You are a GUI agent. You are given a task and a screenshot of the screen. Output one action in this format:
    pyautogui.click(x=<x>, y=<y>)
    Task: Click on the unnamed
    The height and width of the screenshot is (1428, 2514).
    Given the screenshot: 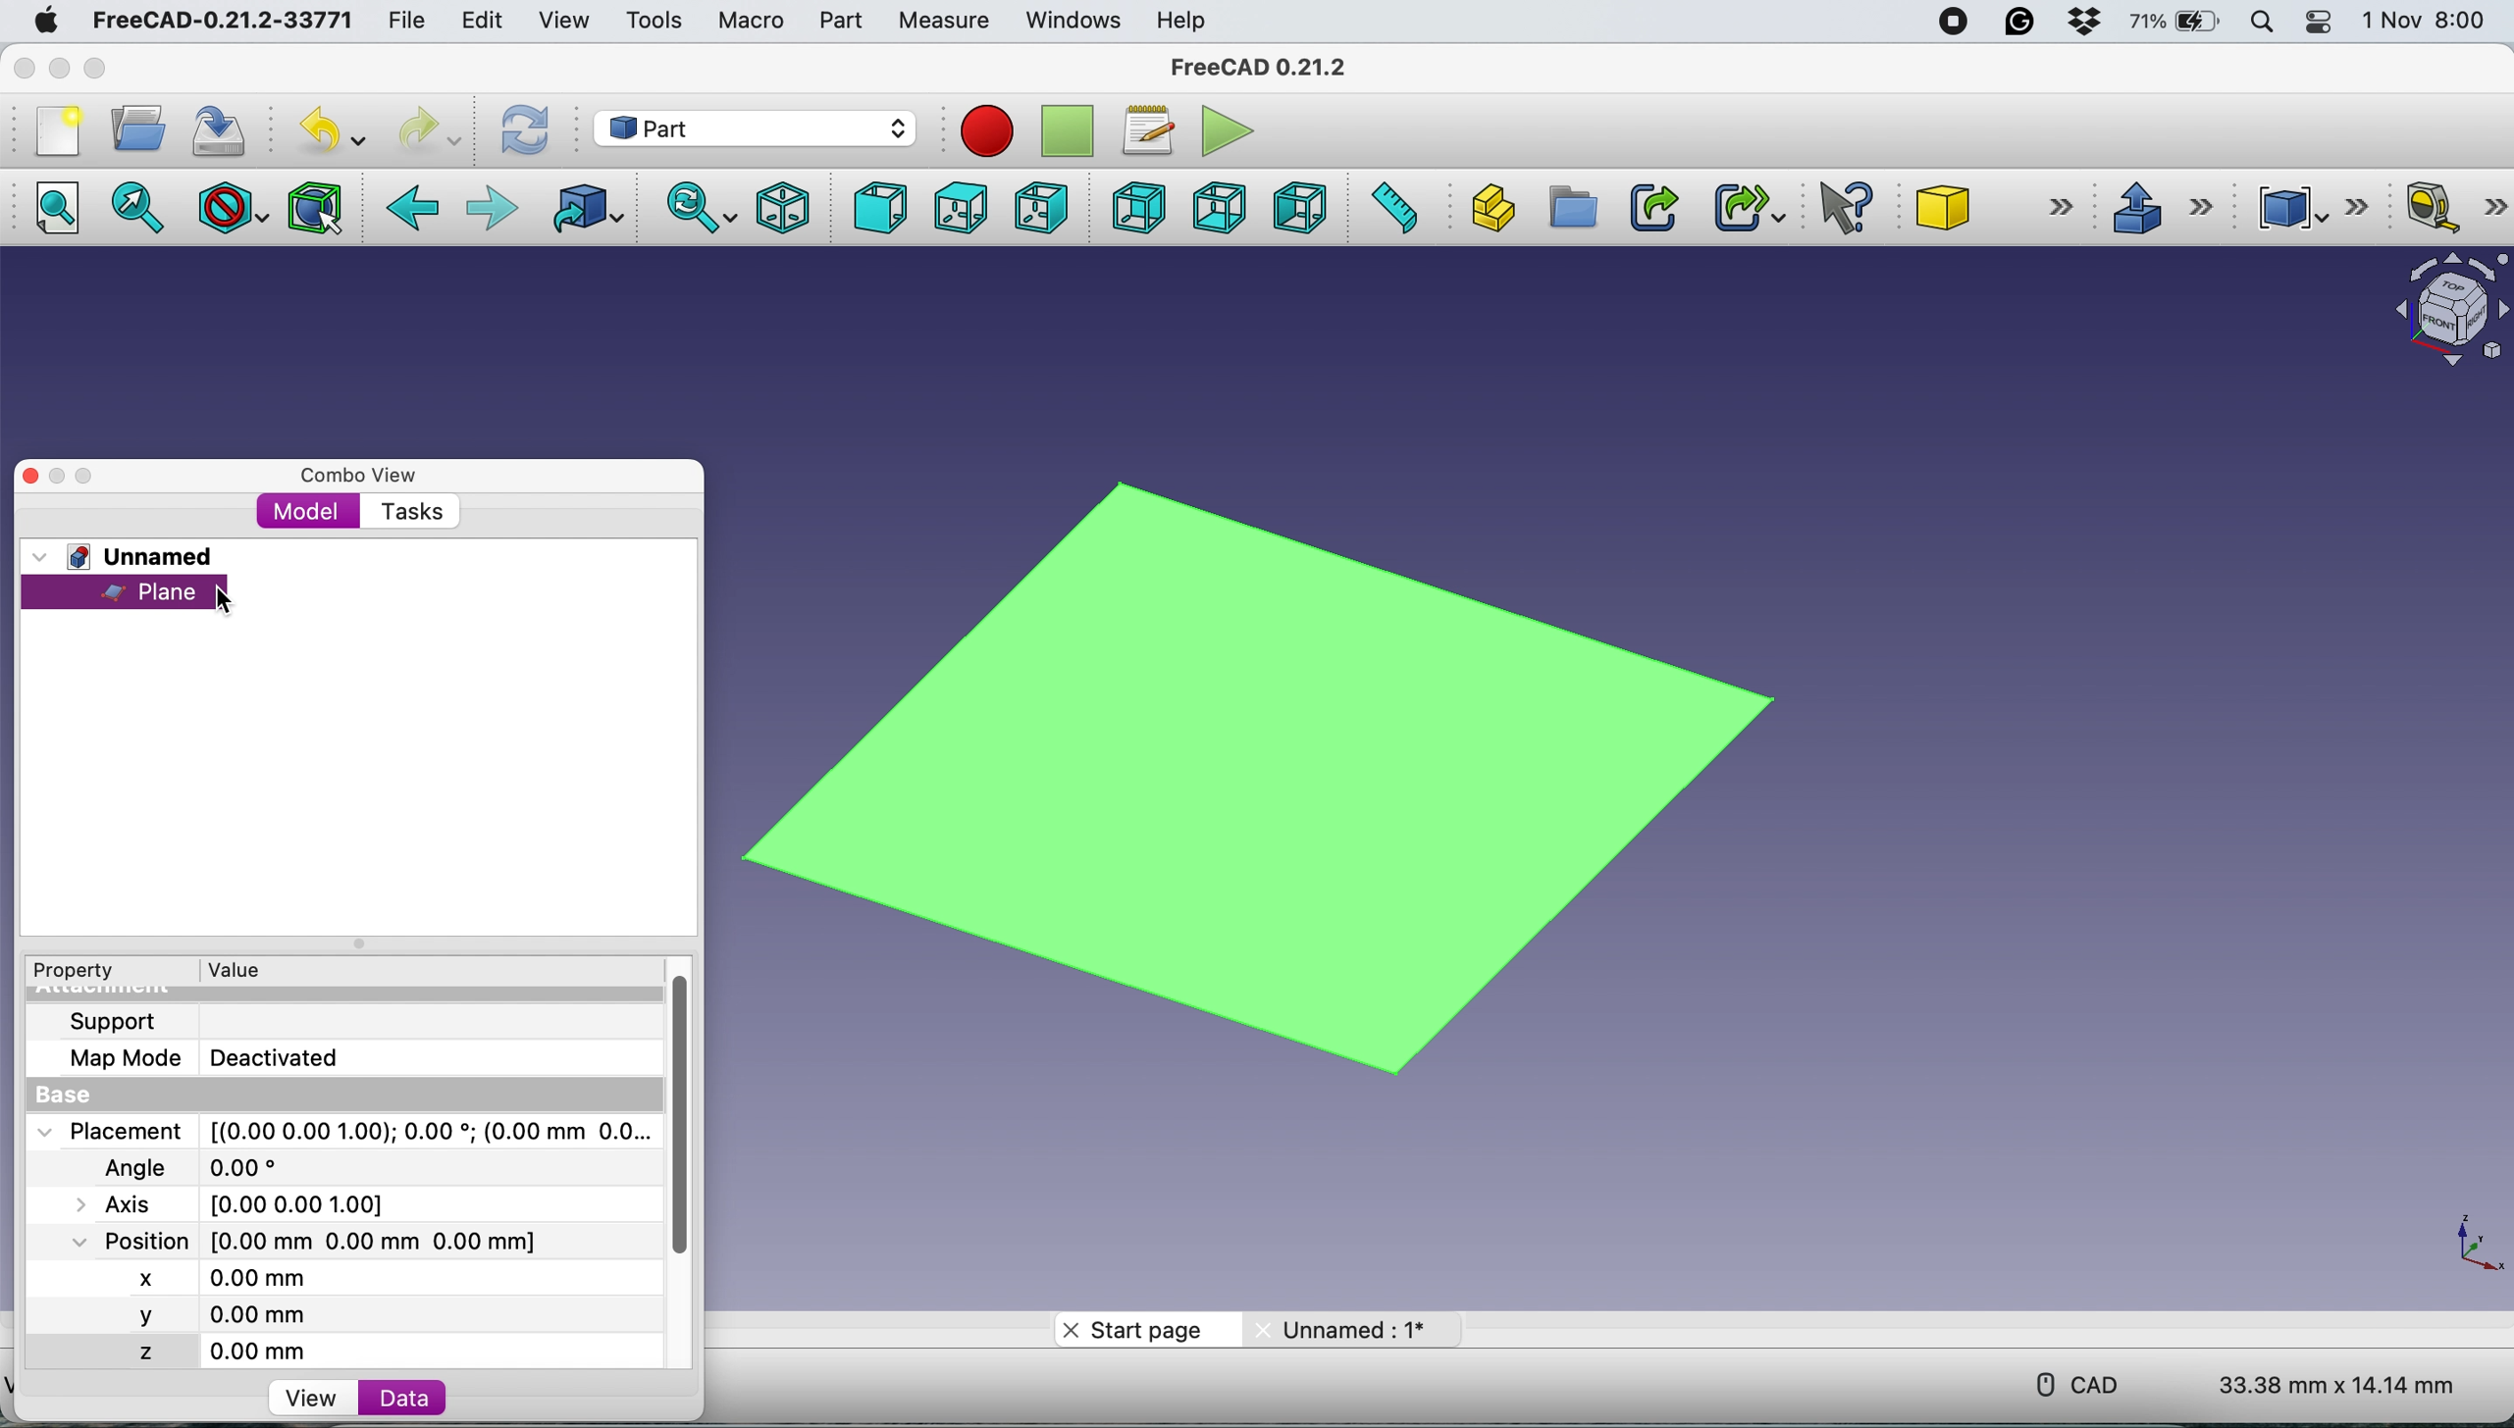 What is the action you would take?
    pyautogui.click(x=1348, y=1330)
    